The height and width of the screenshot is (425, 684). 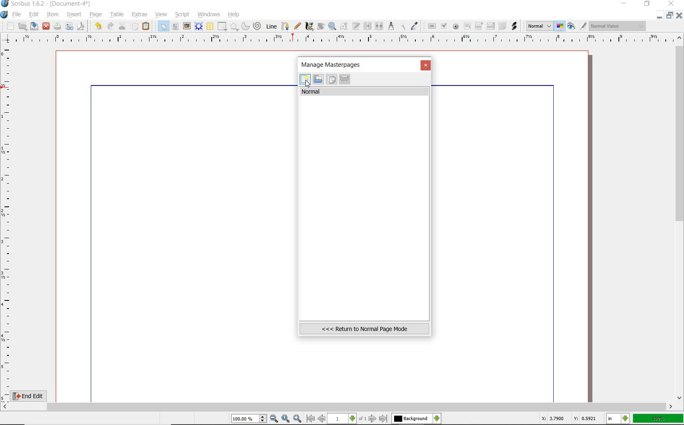 What do you see at coordinates (305, 80) in the screenshot?
I see `new` at bounding box center [305, 80].